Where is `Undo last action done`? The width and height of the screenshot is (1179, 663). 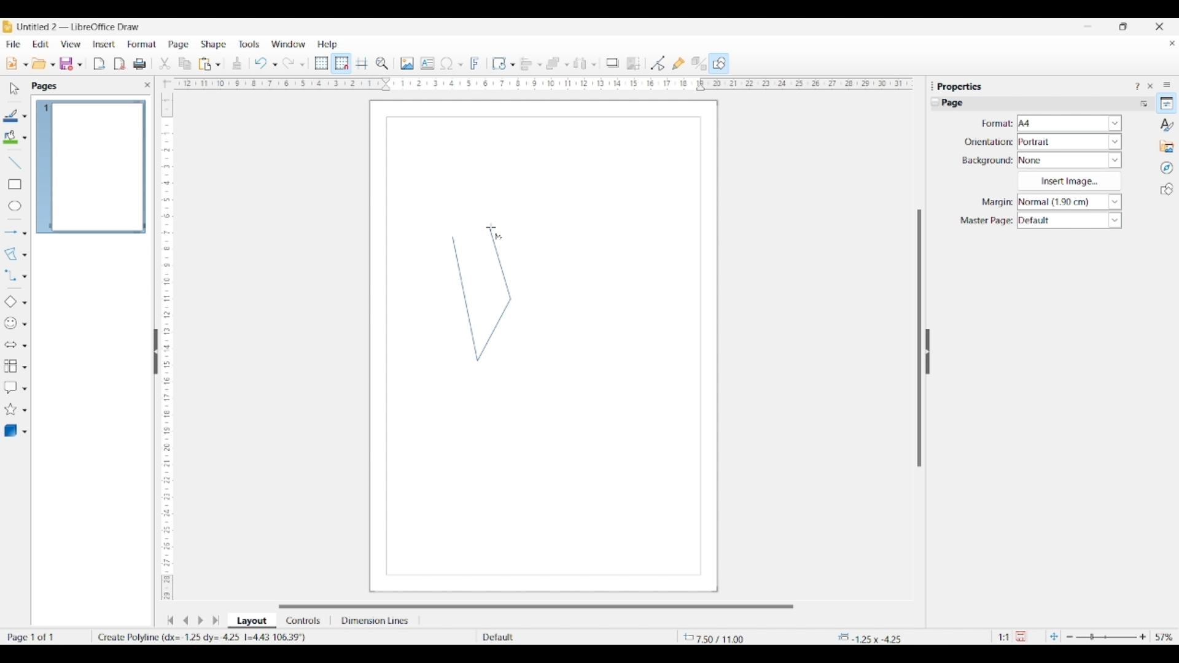 Undo last action done is located at coordinates (261, 63).